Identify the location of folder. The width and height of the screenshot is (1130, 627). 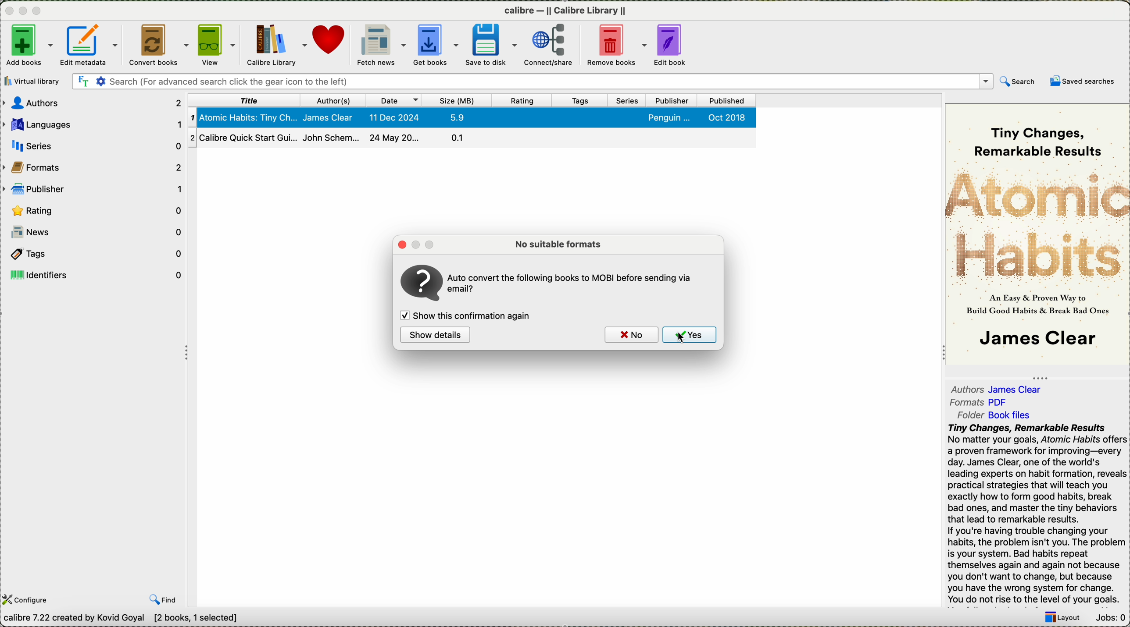
(997, 415).